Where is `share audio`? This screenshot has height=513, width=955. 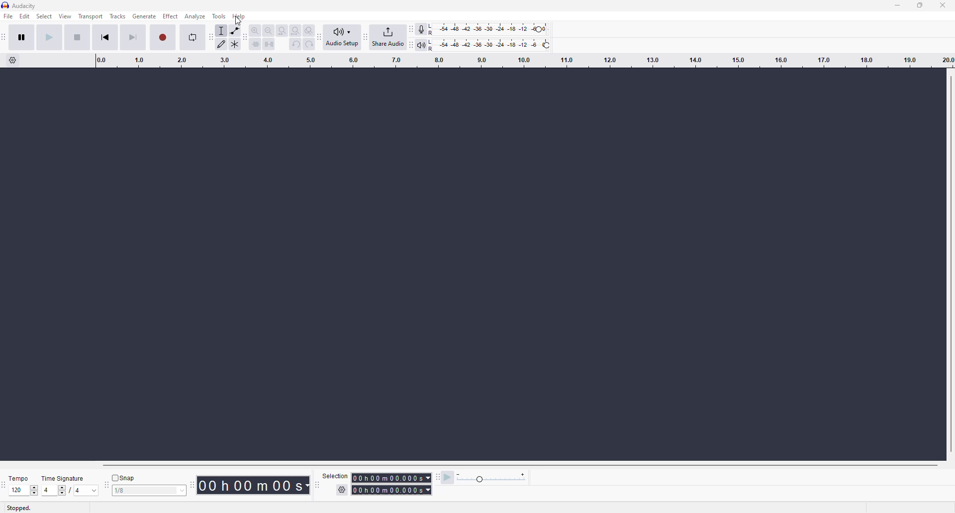 share audio is located at coordinates (393, 37).